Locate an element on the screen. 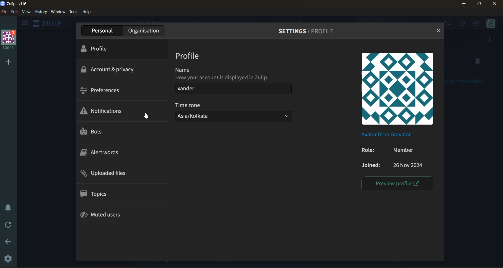  time zone is located at coordinates (188, 104).